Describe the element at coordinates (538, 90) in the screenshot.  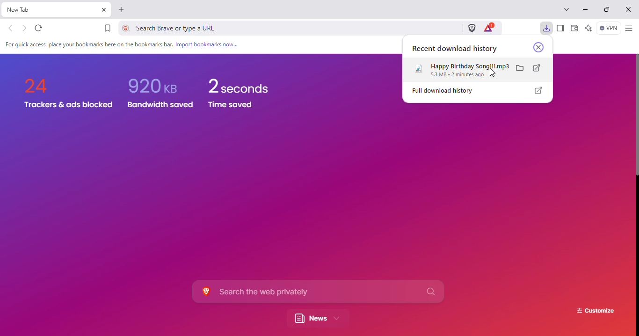
I see `show full download history in a new tab` at that location.